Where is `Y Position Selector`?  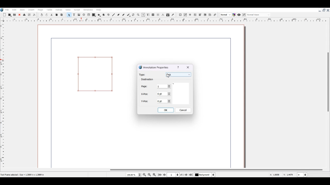 Y Position Selector is located at coordinates (156, 101).